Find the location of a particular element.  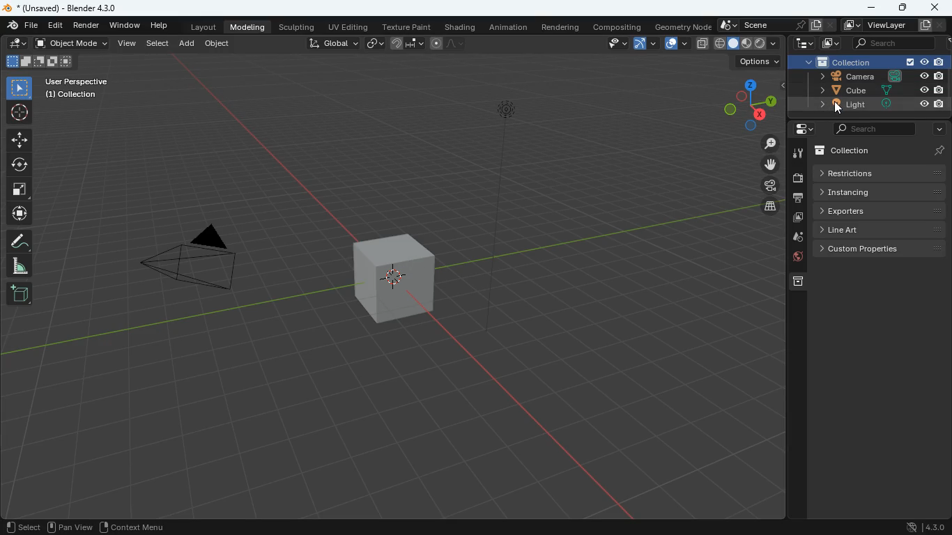

angle is located at coordinates (19, 266).